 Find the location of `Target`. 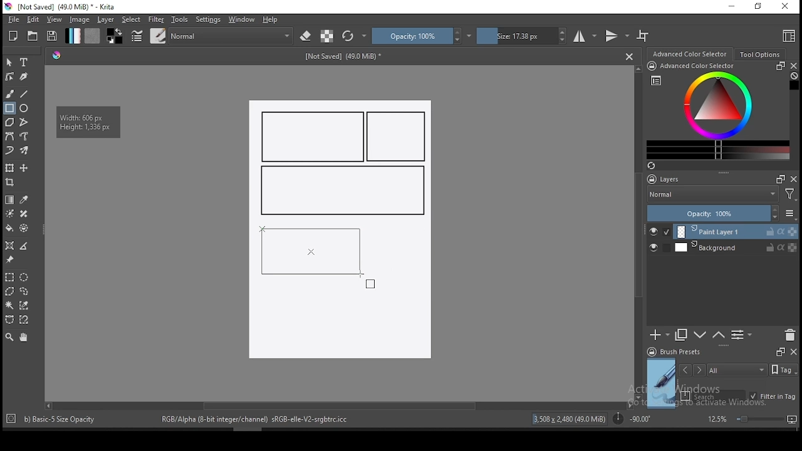

Target is located at coordinates (12, 419).